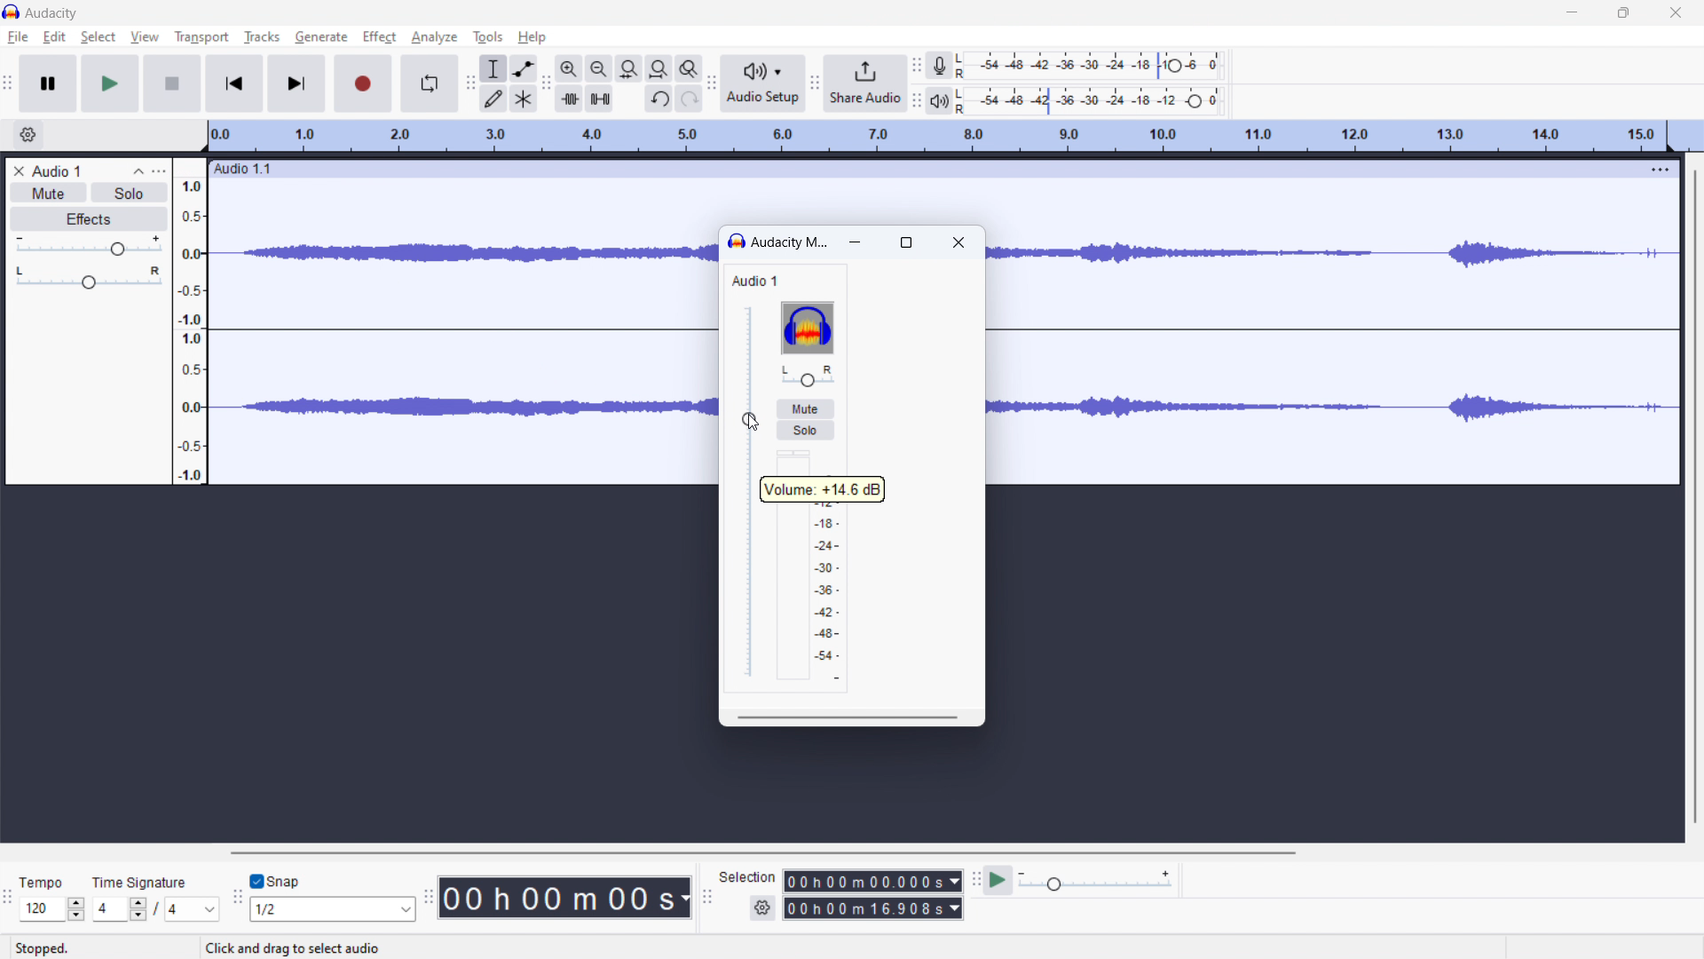  I want to click on tine signature toolbar, so click(8, 897).